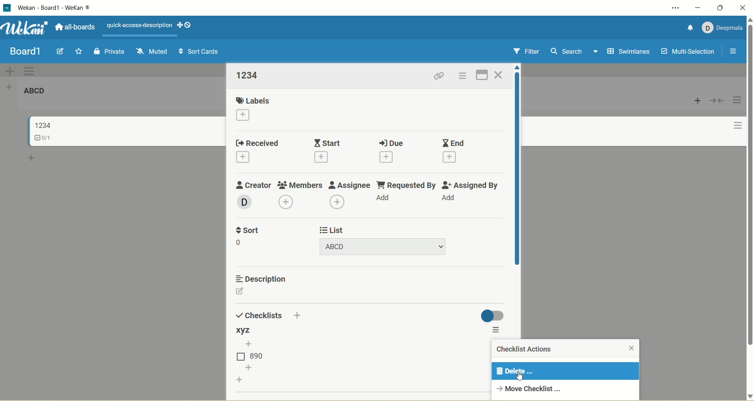 The width and height of the screenshot is (754, 401). What do you see at coordinates (44, 139) in the screenshot?
I see `checklist` at bounding box center [44, 139].